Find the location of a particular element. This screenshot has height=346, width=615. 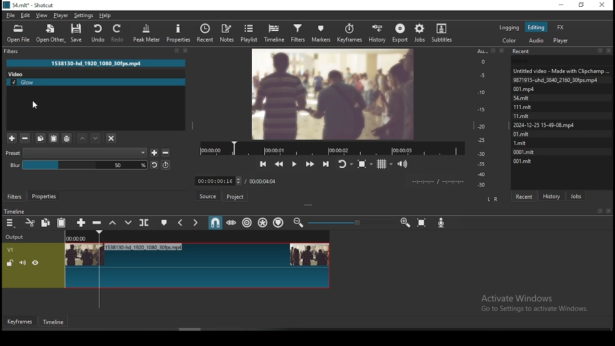

total time is located at coordinates (263, 181).